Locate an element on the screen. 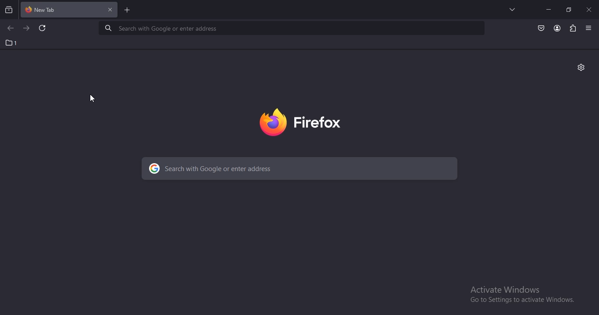 The height and width of the screenshot is (315, 599). refresh is located at coordinates (43, 29).